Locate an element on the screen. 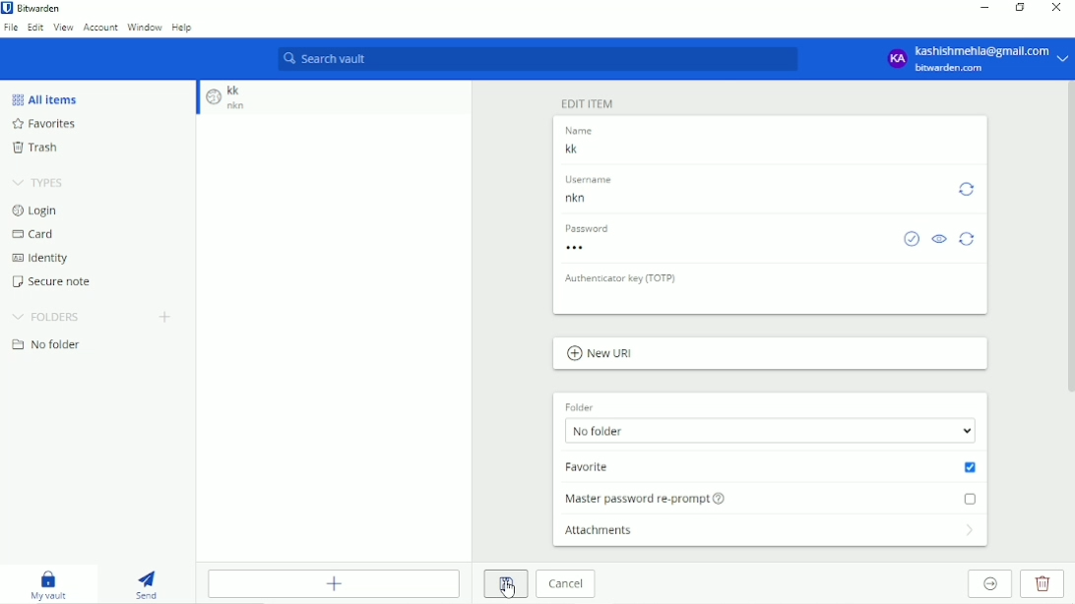 The height and width of the screenshot is (604, 1075). Check if password has been exposed is located at coordinates (912, 238).